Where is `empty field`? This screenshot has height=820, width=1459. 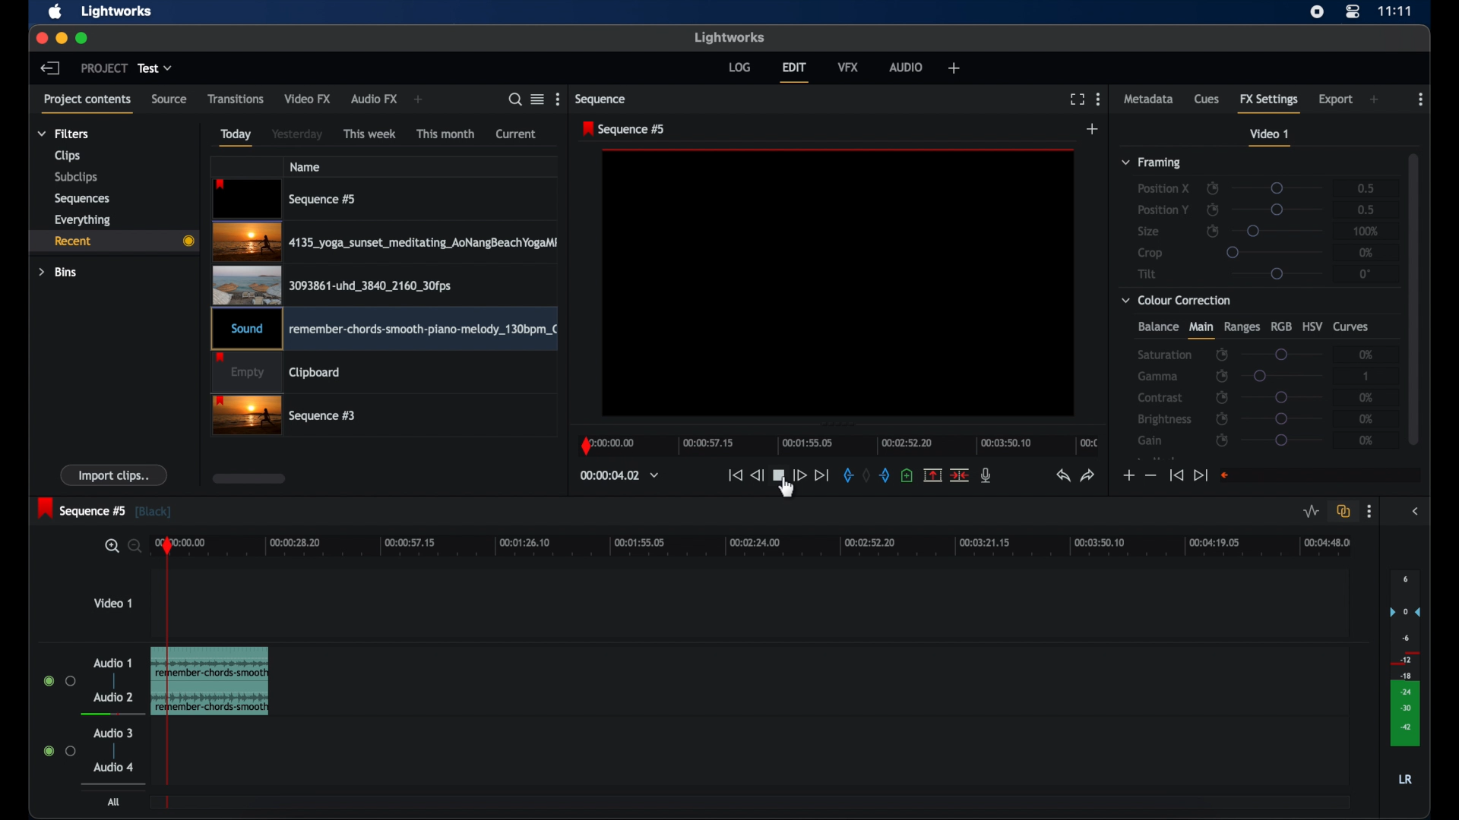
empty field is located at coordinates (1321, 475).